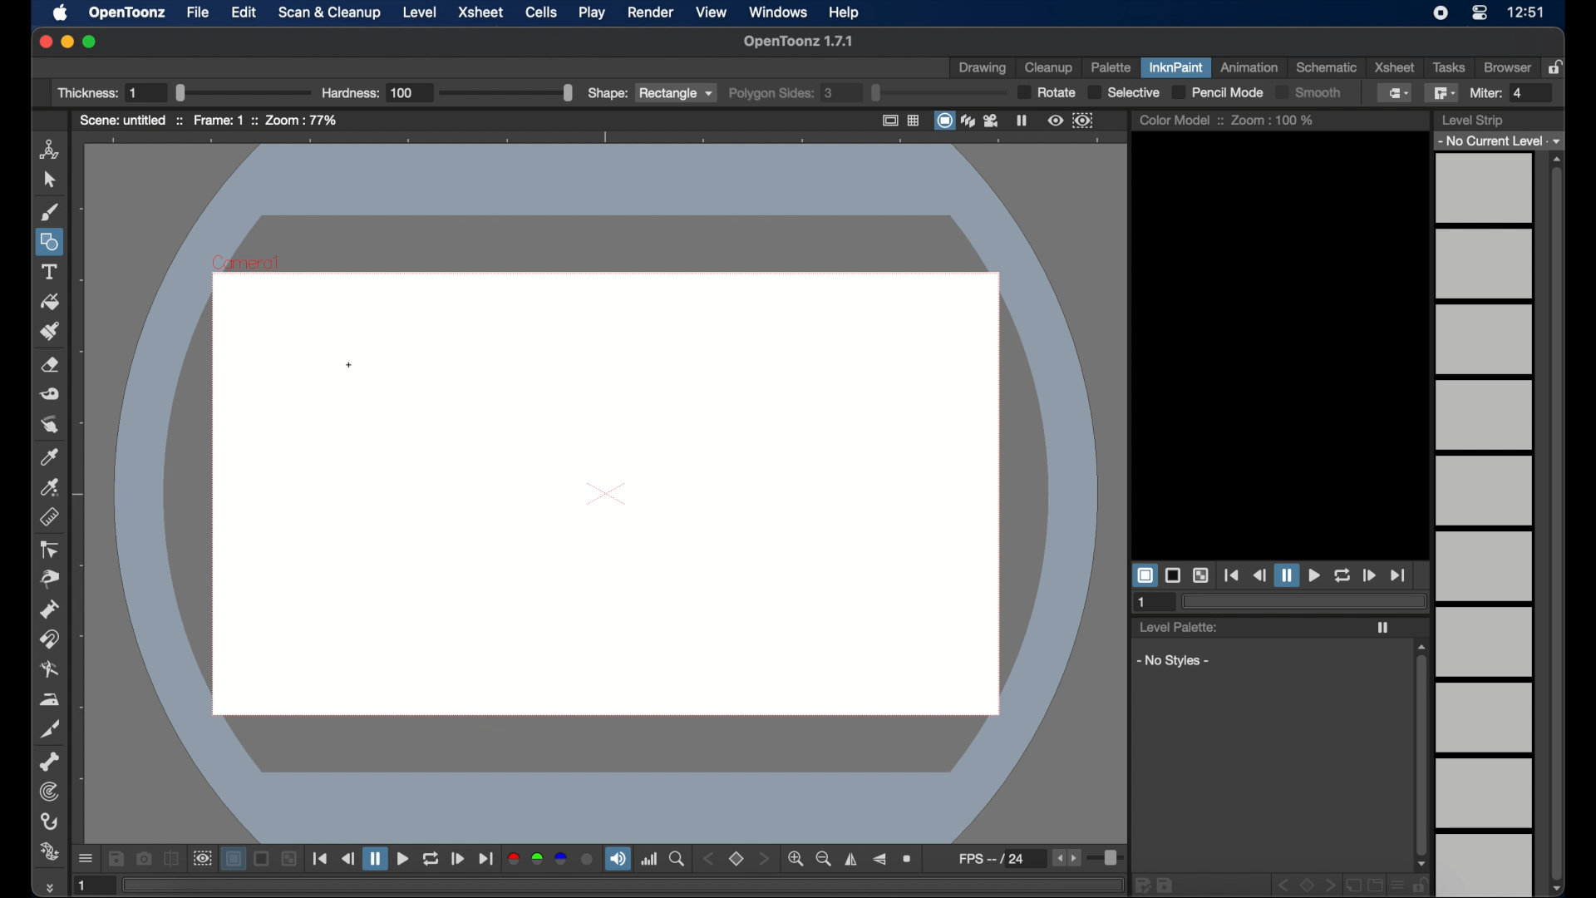 This screenshot has height=898, width=1596. Describe the element at coordinates (969, 121) in the screenshot. I see `3dview` at that location.